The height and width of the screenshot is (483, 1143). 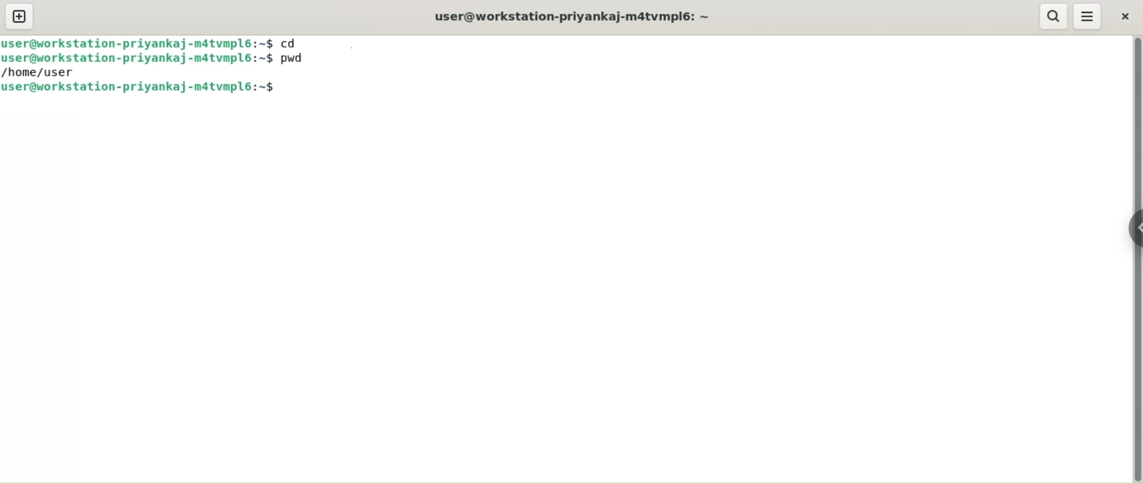 I want to click on new tab, so click(x=20, y=17).